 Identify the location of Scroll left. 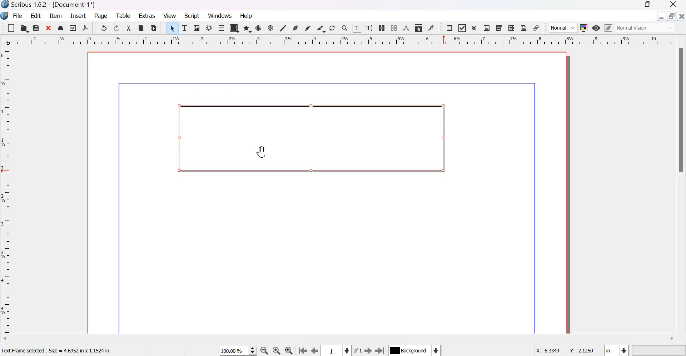
(11, 340).